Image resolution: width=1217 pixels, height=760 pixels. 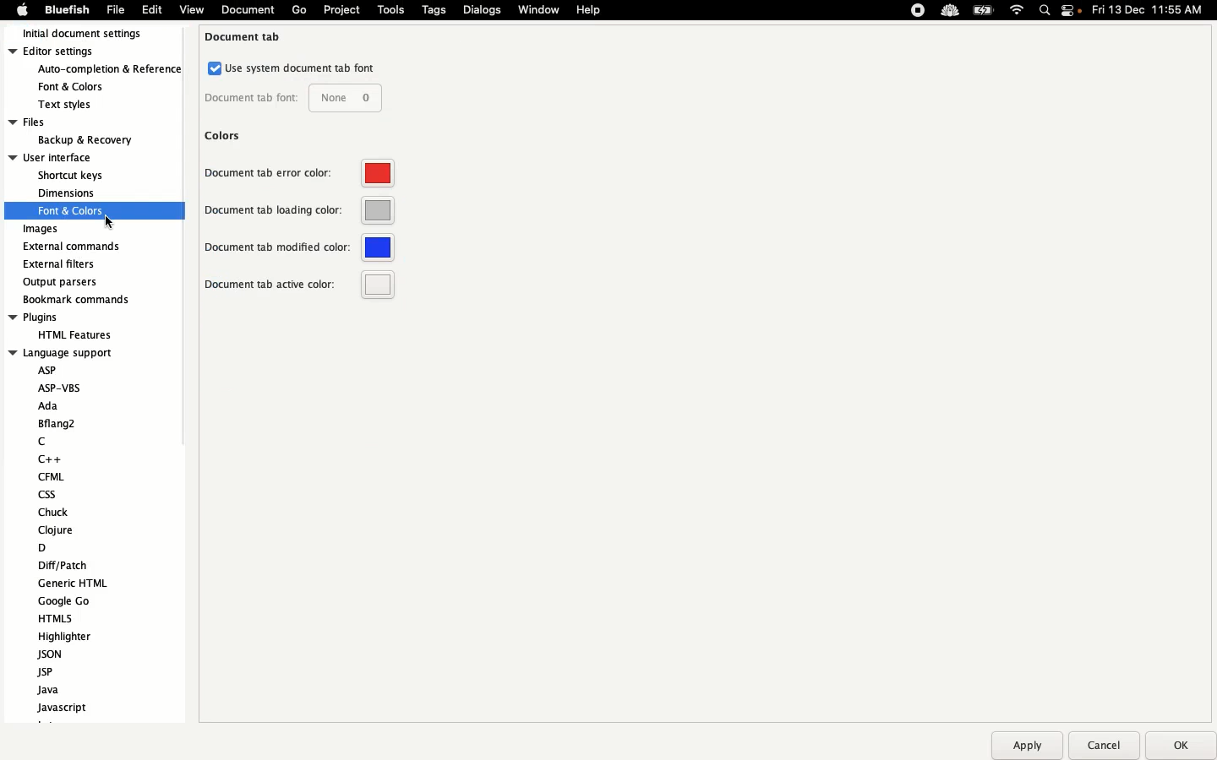 I want to click on fonts & colors, so click(x=84, y=85).